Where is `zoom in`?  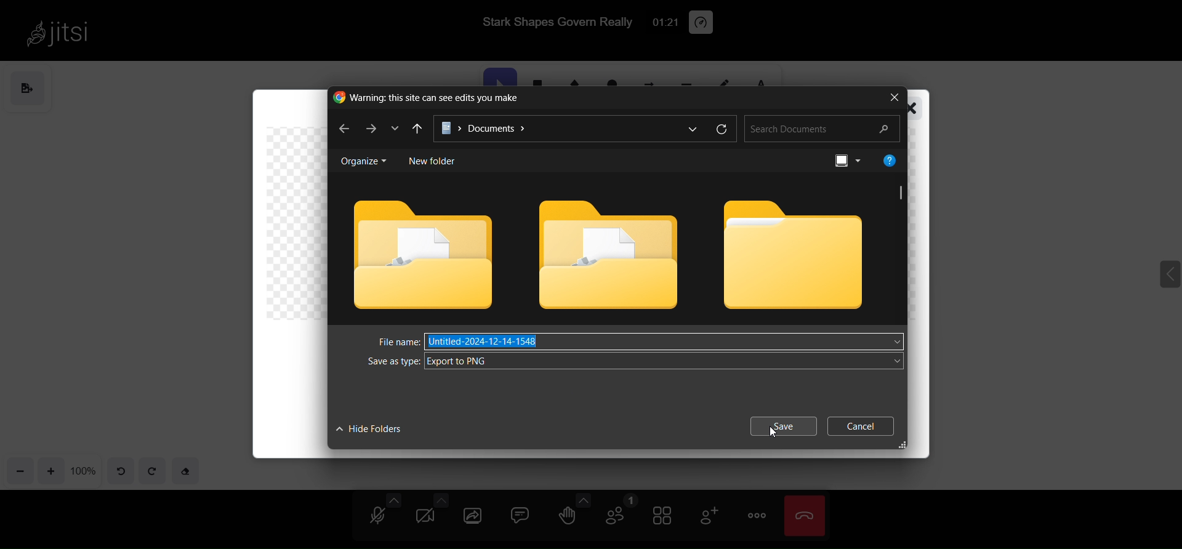
zoom in is located at coordinates (50, 470).